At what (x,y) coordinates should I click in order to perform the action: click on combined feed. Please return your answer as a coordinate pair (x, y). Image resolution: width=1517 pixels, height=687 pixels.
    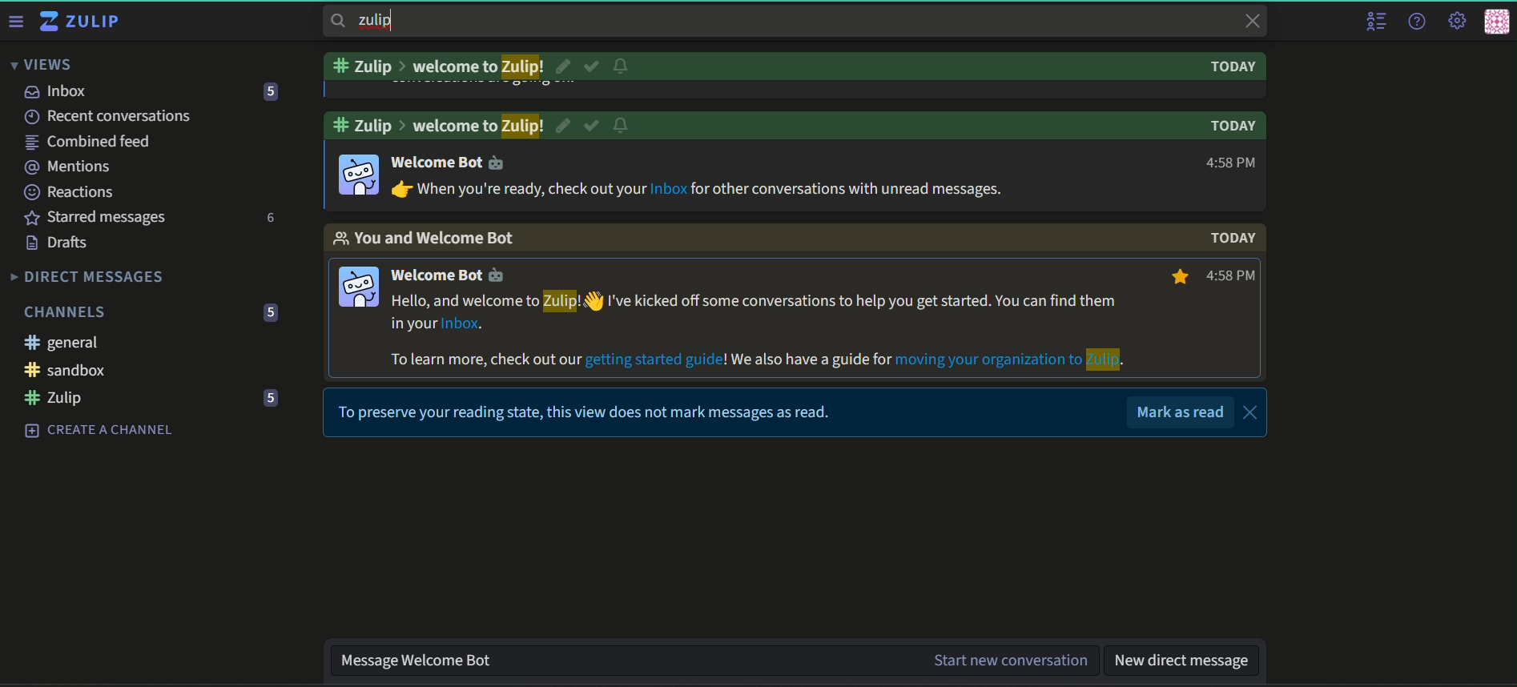
    Looking at the image, I should click on (87, 142).